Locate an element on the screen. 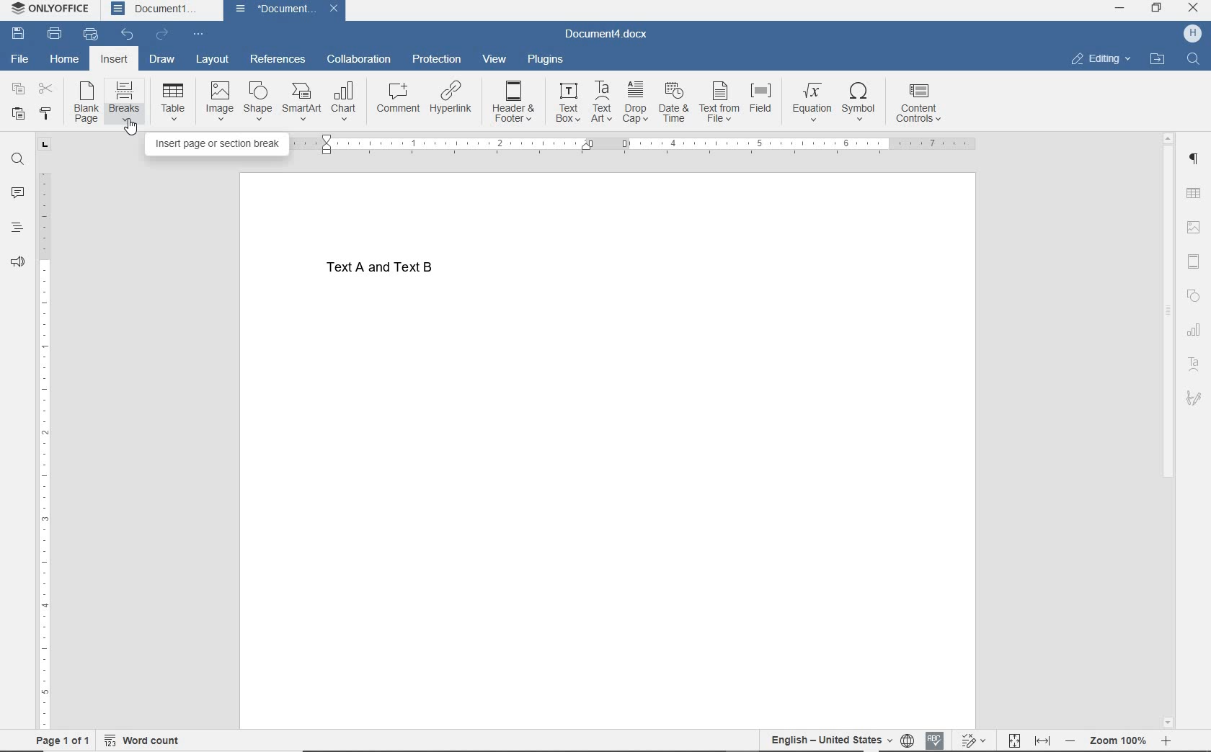 The image size is (1211, 752). TEXT LANGUAGE is located at coordinates (830, 739).